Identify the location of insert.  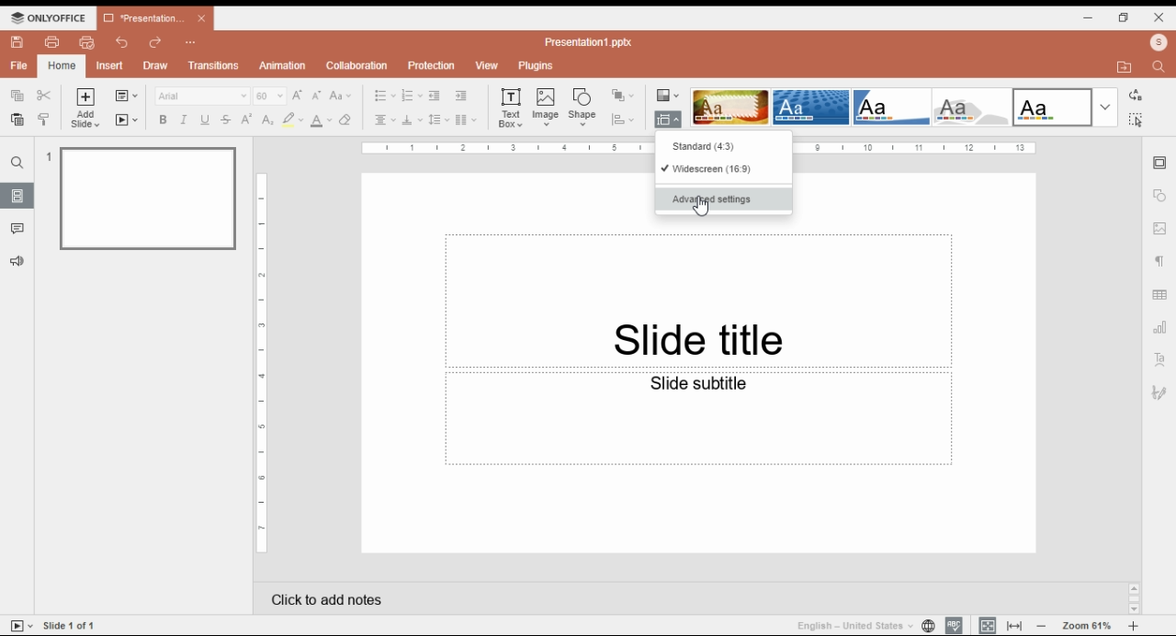
(110, 66).